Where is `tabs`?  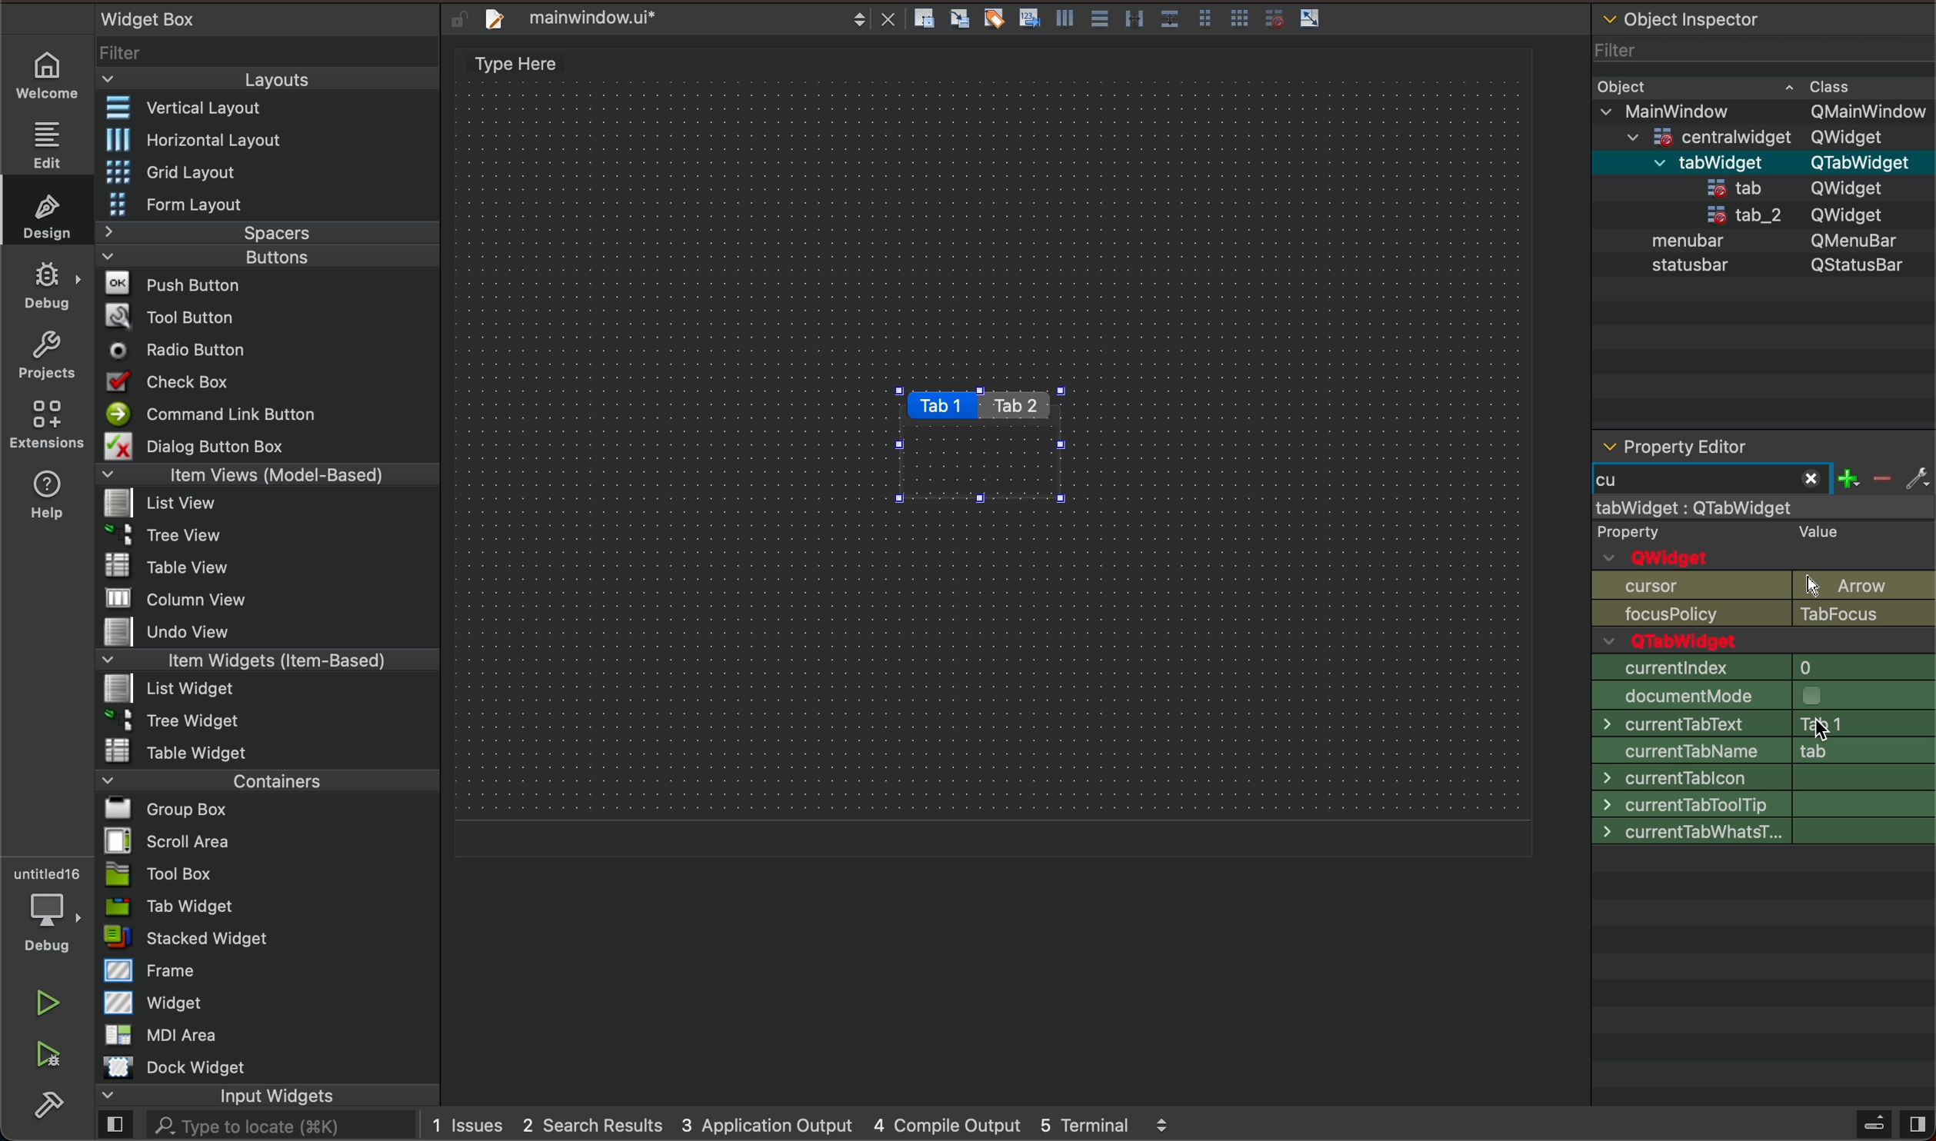
tabs is located at coordinates (984, 444).